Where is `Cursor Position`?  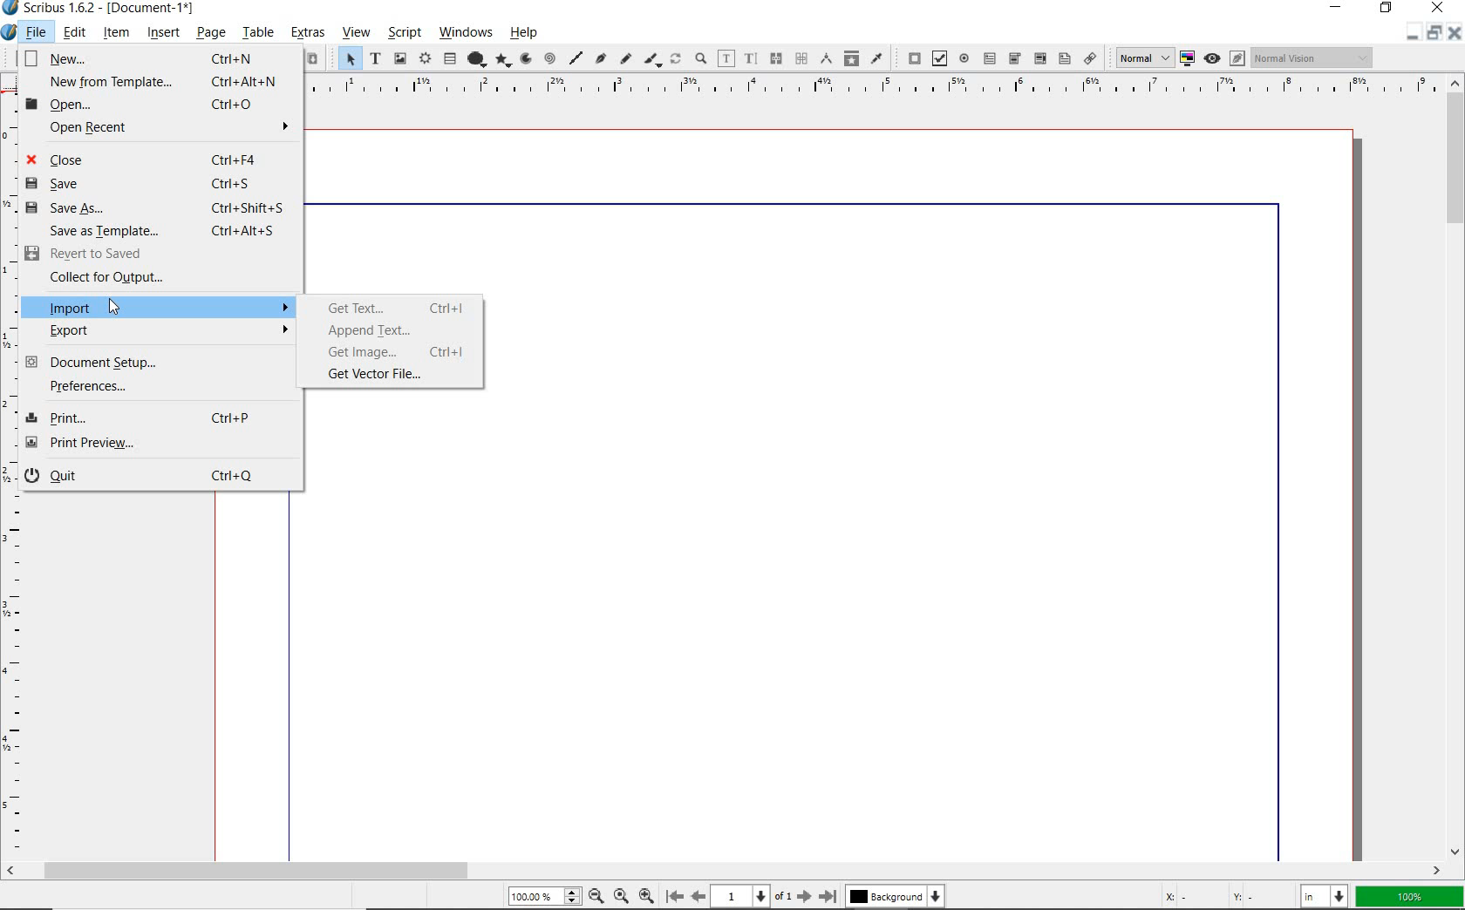
Cursor Position is located at coordinates (112, 307).